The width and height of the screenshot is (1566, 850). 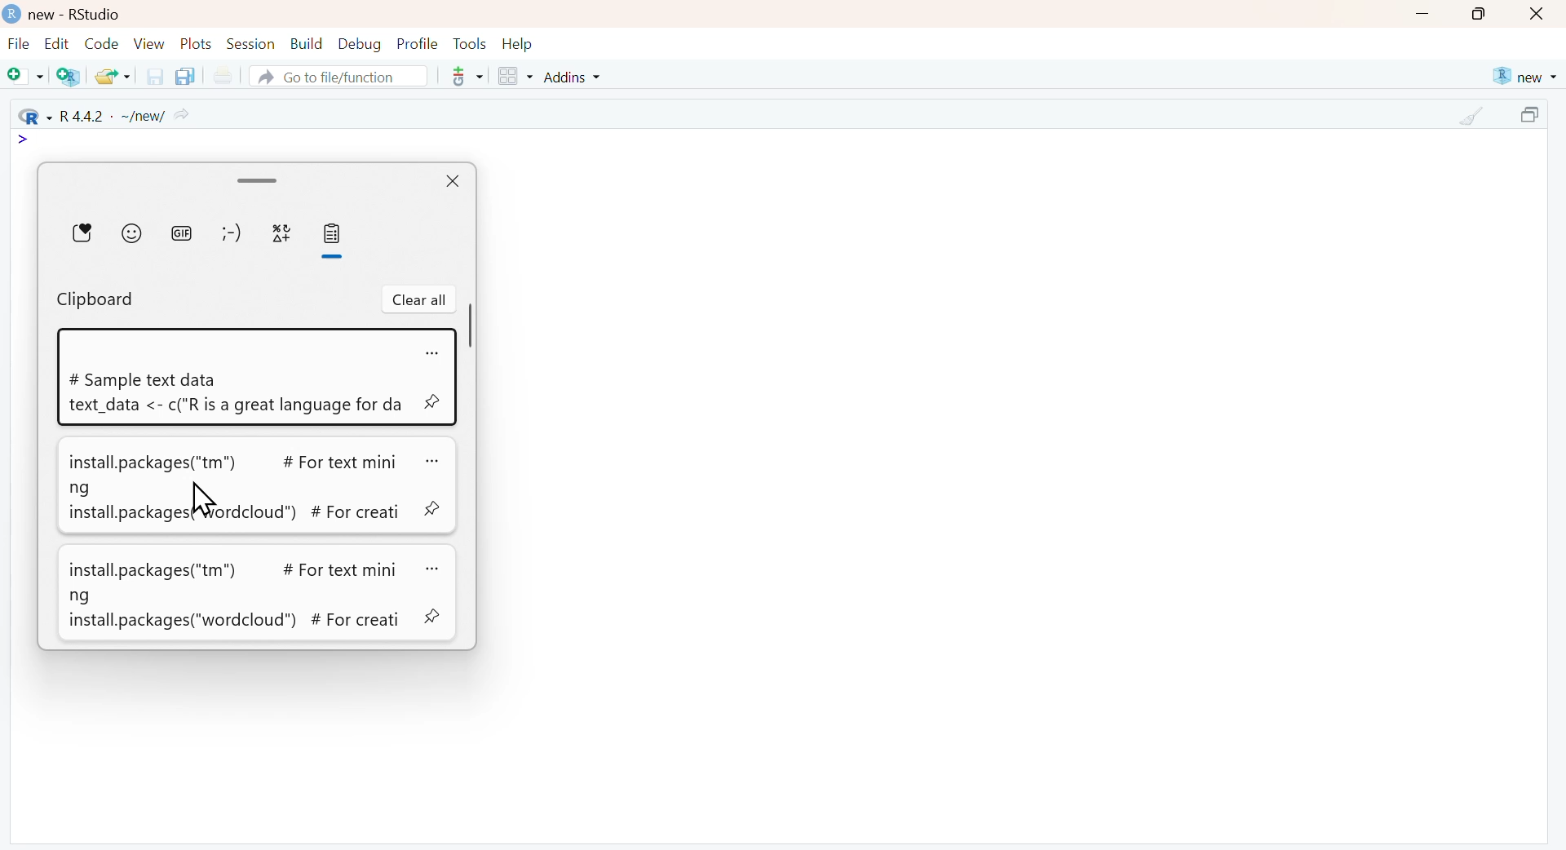 I want to click on Workspace panes, so click(x=514, y=77).